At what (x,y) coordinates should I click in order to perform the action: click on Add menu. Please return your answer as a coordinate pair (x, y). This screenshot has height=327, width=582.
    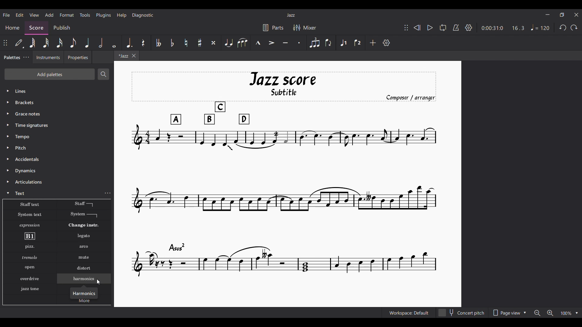
    Looking at the image, I should click on (49, 15).